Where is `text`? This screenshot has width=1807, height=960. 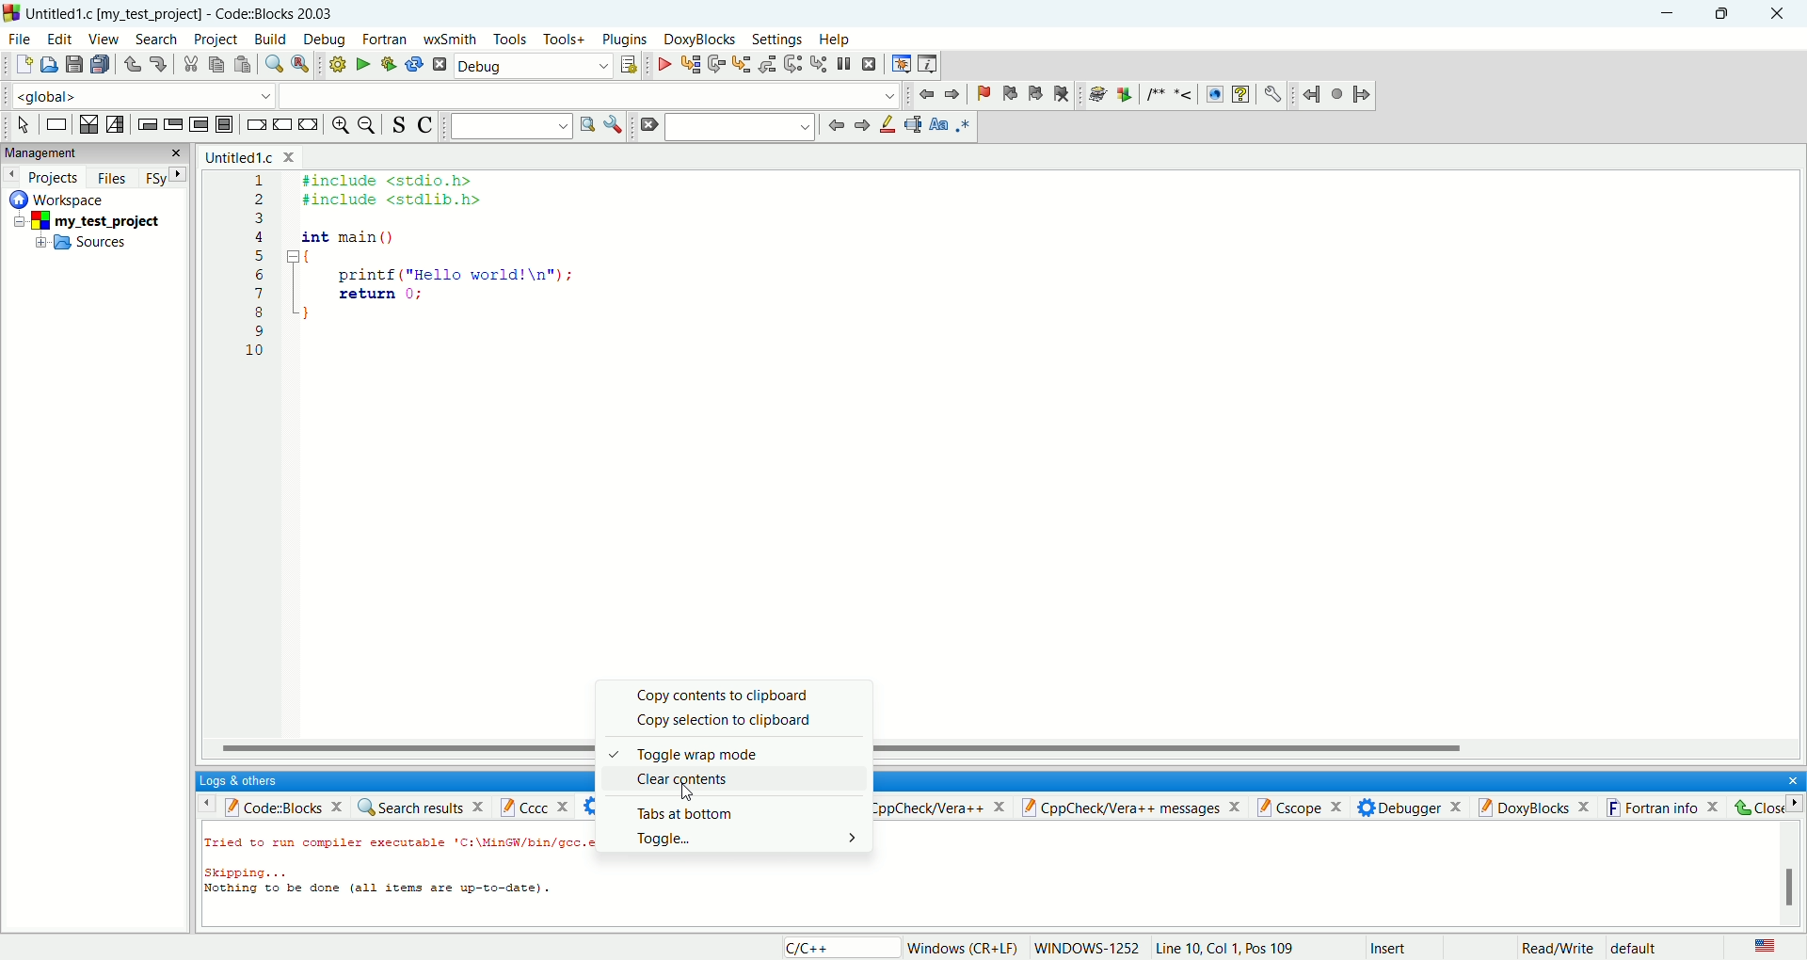
text is located at coordinates (399, 877).